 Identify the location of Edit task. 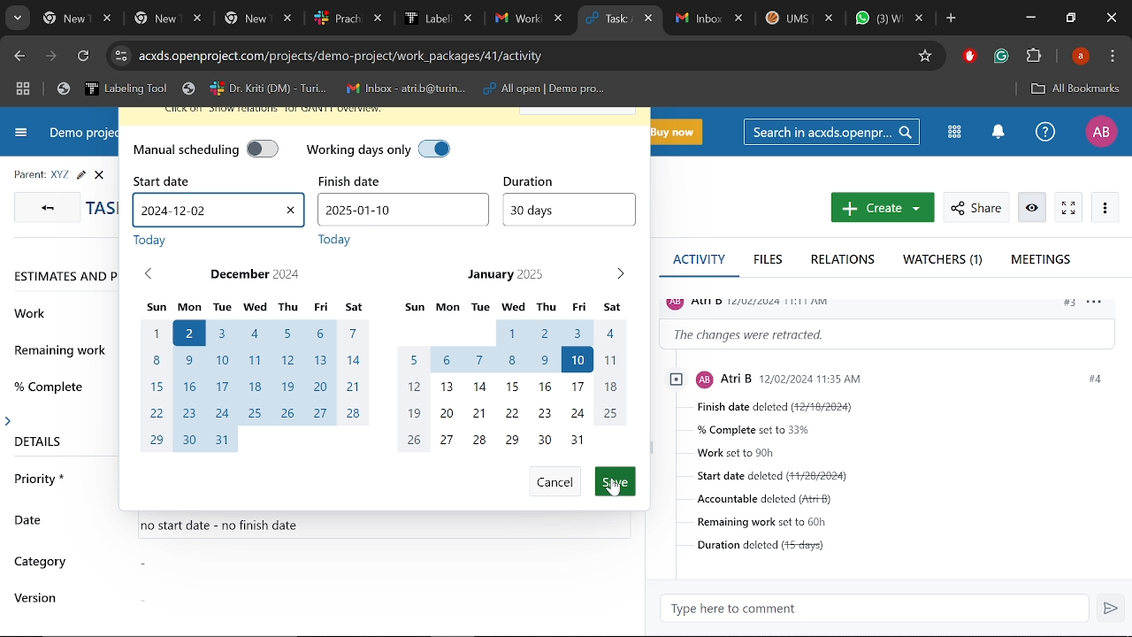
(80, 175).